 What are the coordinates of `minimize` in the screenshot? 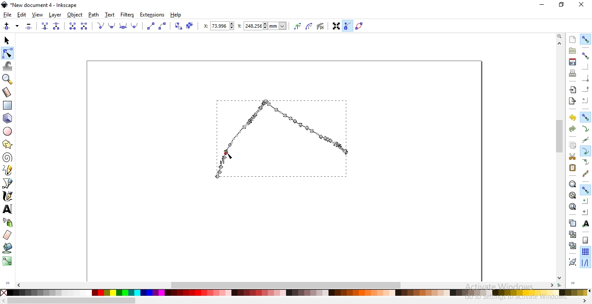 It's located at (543, 4).